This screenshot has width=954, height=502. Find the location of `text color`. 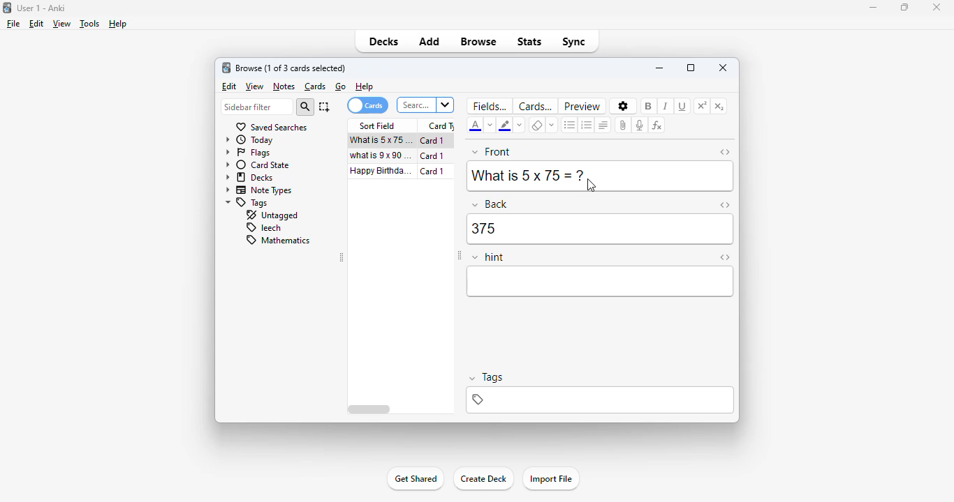

text color is located at coordinates (475, 126).